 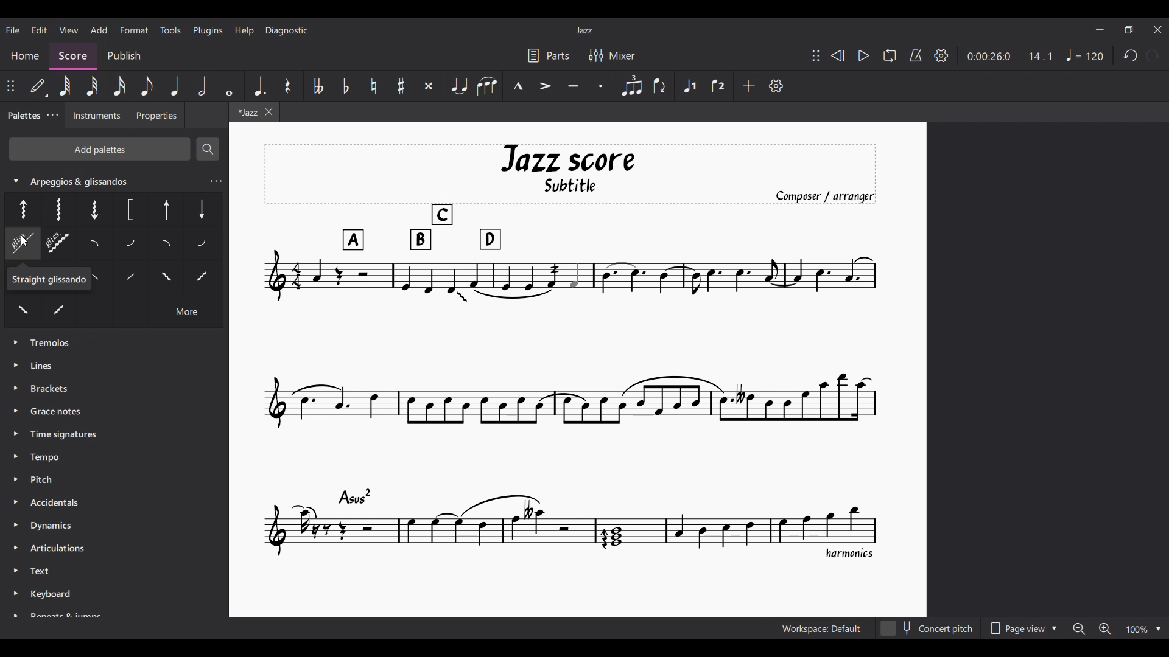 I want to click on Brackets, so click(x=50, y=387).